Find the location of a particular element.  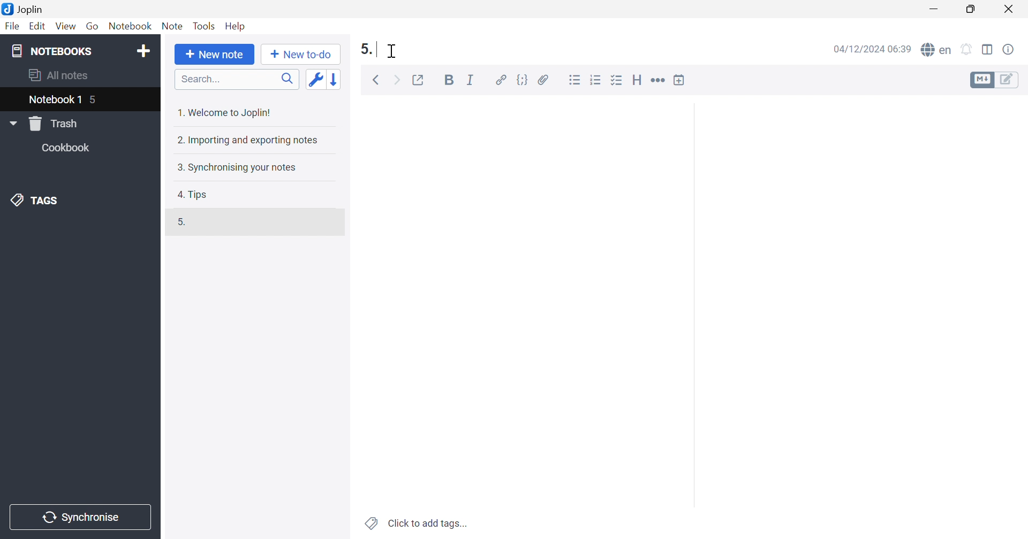

Edit is located at coordinates (37, 26).